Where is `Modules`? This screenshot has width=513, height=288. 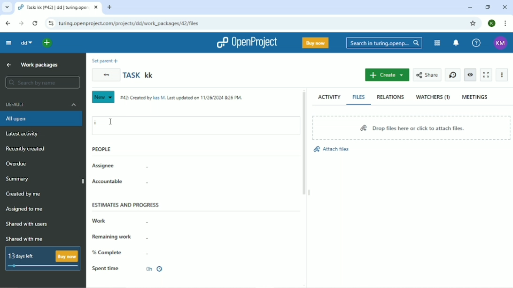
Modules is located at coordinates (437, 43).